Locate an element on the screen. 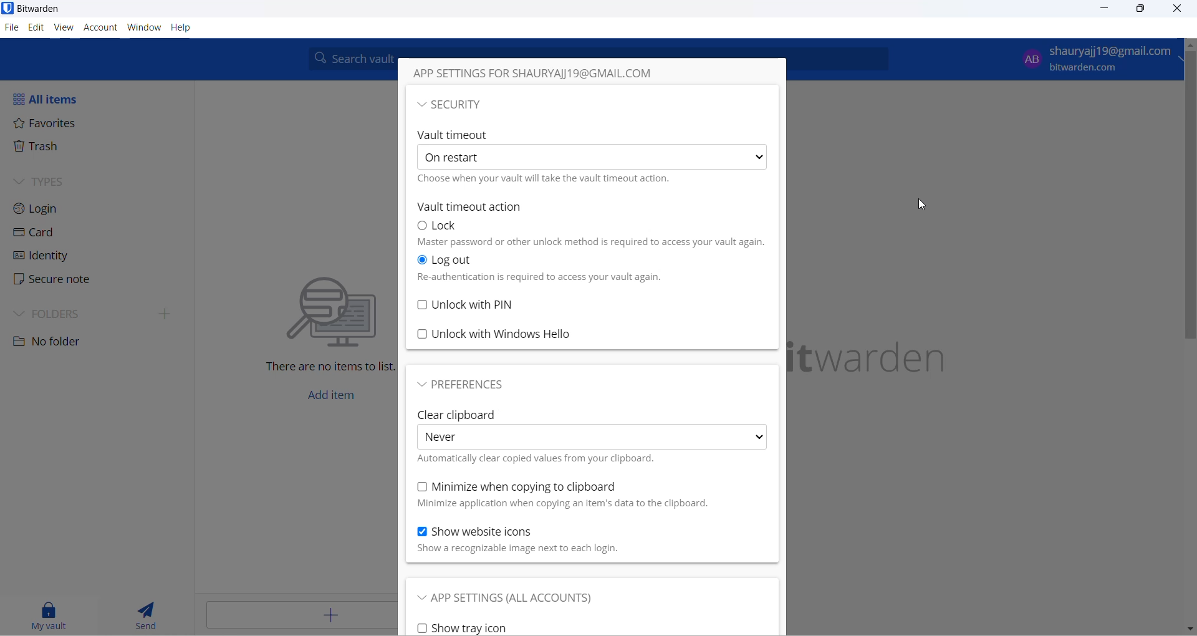 The height and width of the screenshot is (636, 1197). show tray icon checkbox is located at coordinates (491, 627).